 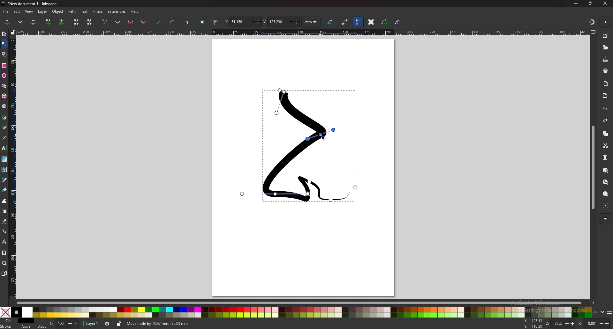 What do you see at coordinates (605, 48) in the screenshot?
I see `open` at bounding box center [605, 48].